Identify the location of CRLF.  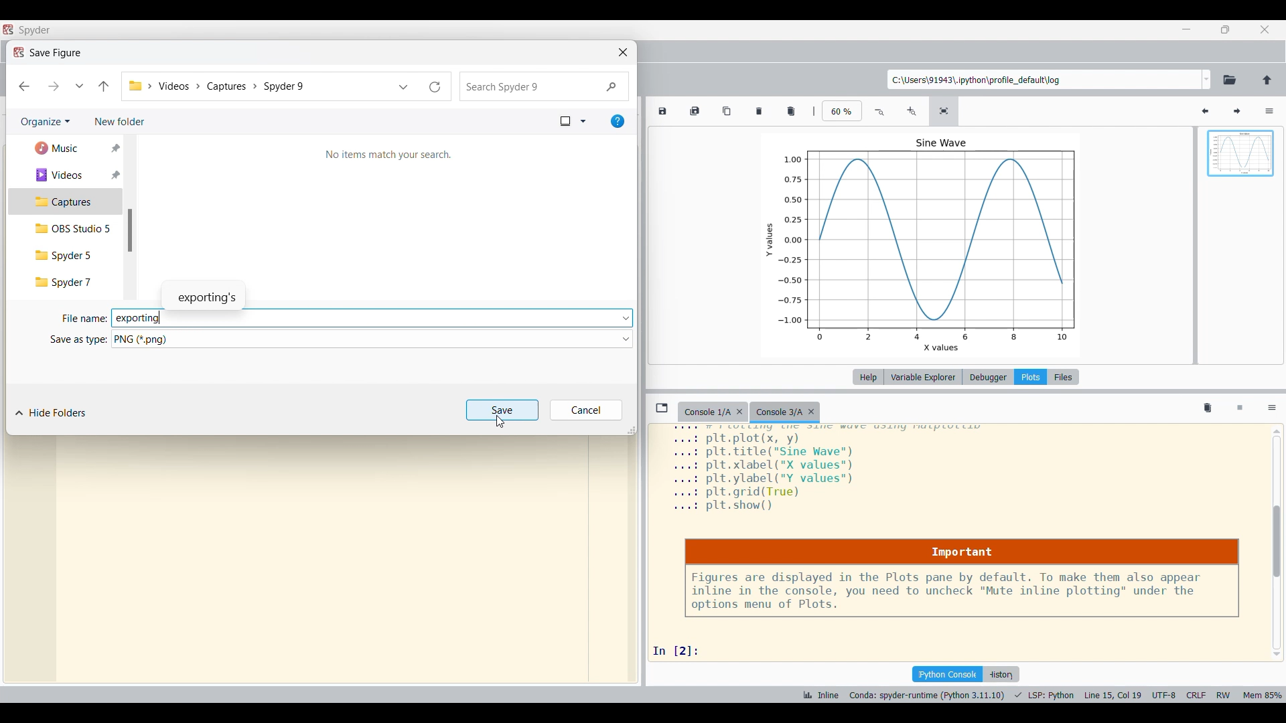
(1195, 694).